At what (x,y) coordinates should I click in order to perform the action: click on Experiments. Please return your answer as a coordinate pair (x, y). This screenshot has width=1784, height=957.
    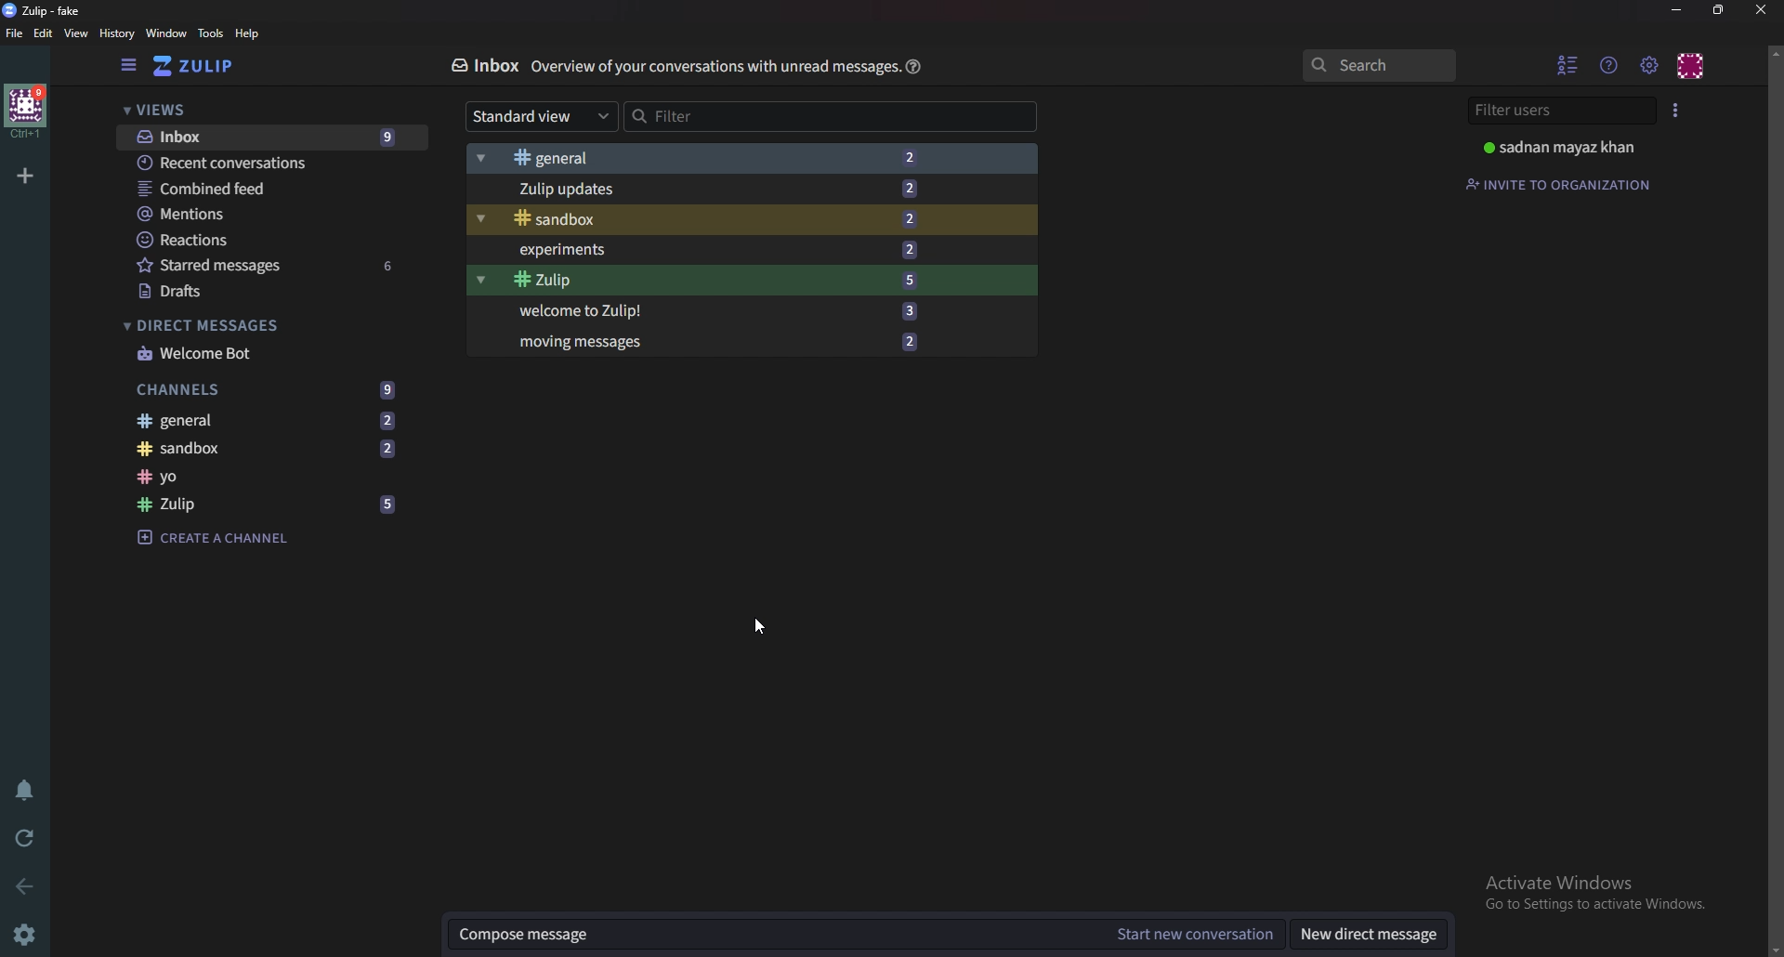
    Looking at the image, I should click on (731, 248).